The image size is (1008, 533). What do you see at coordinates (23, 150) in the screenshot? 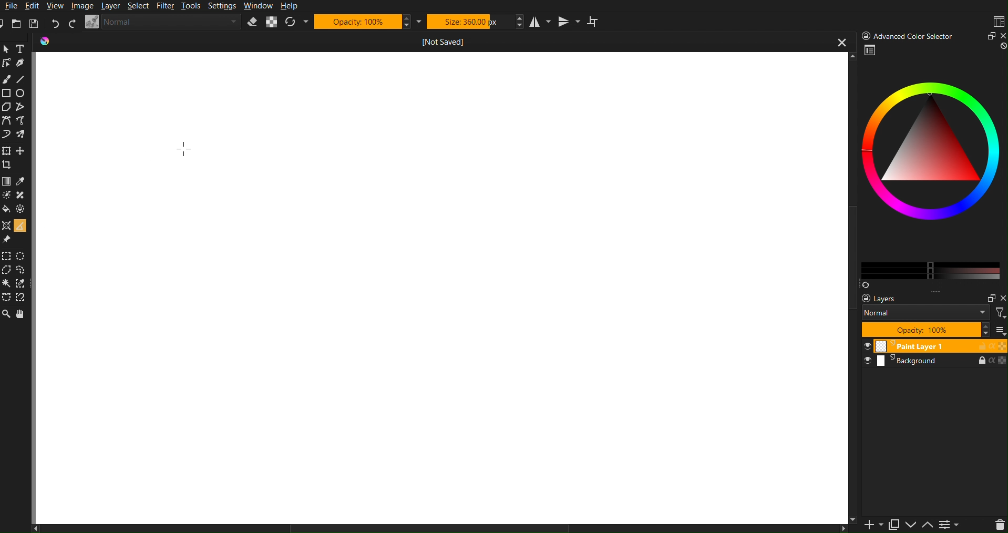
I see `Move` at bounding box center [23, 150].